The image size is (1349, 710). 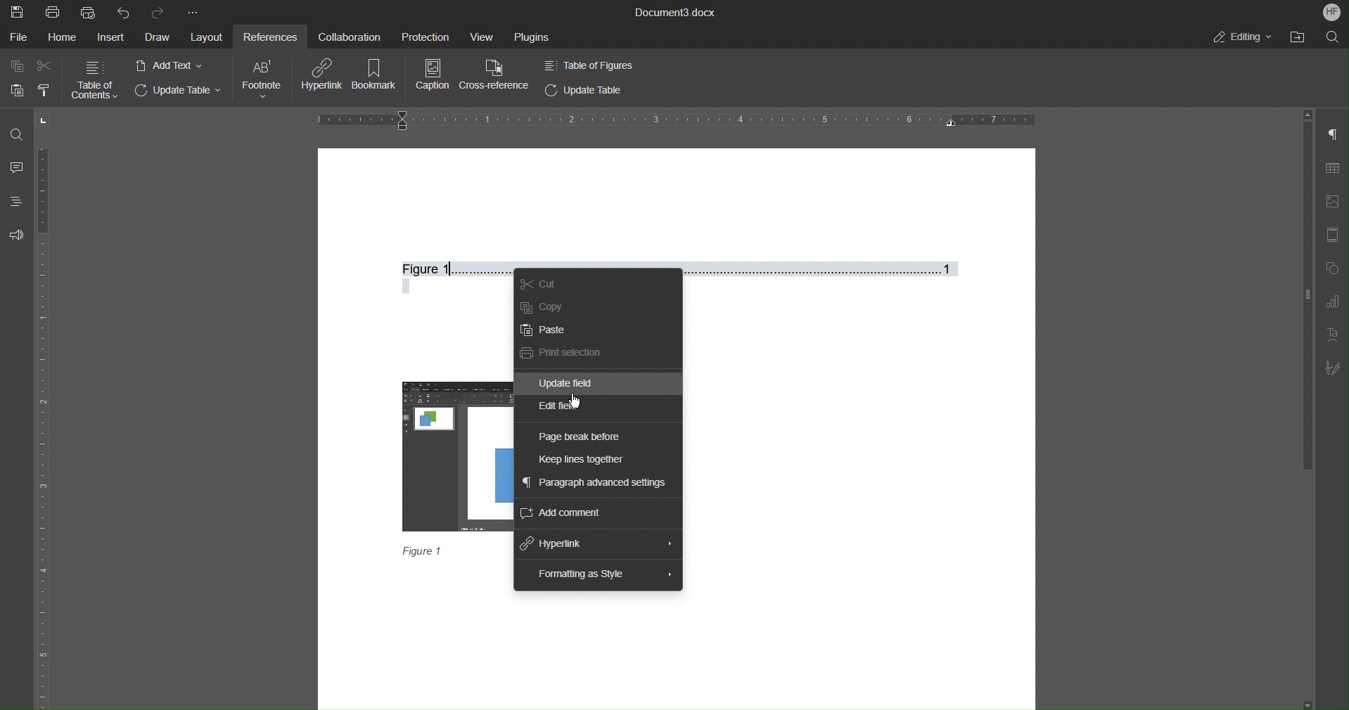 I want to click on Paragraph advanced settings, so click(x=593, y=483).